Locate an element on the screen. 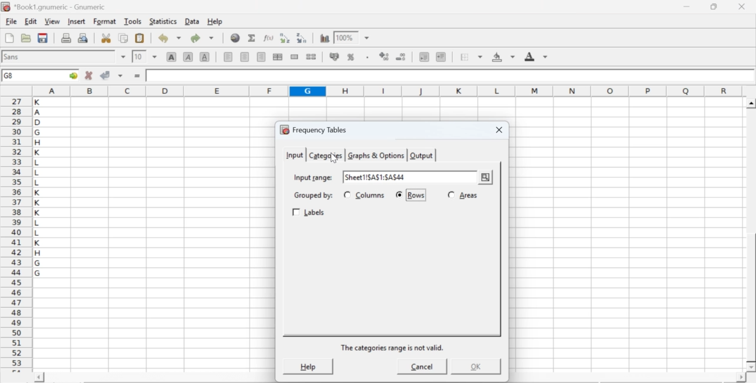 Image resolution: width=756 pixels, height=383 pixels. output is located at coordinates (422, 155).